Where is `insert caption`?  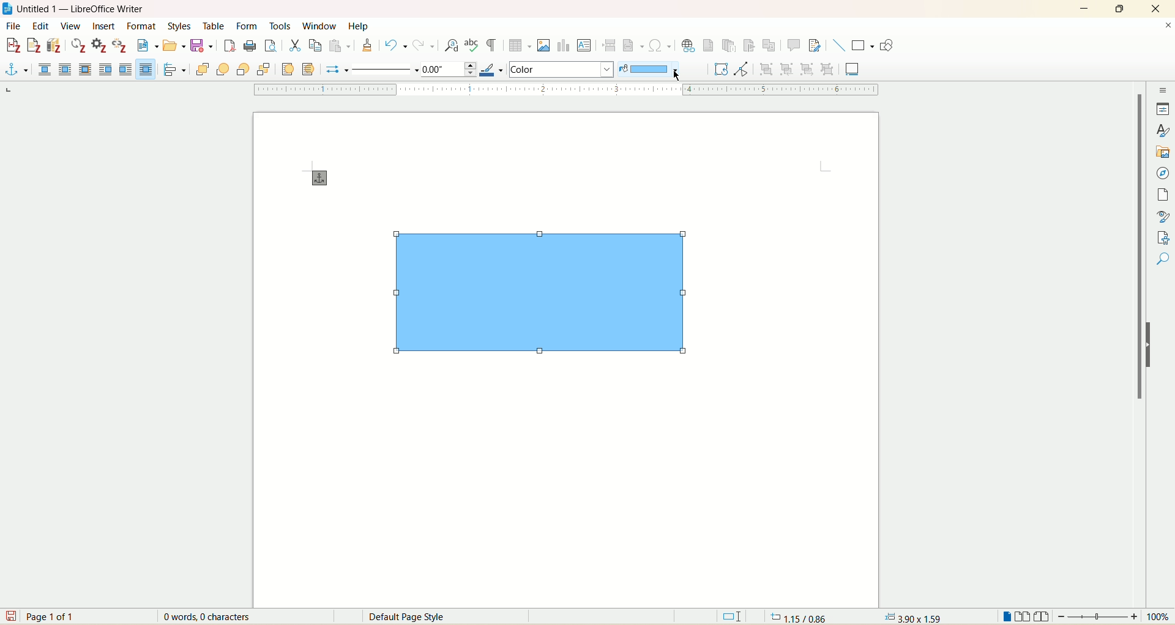
insert caption is located at coordinates (853, 68).